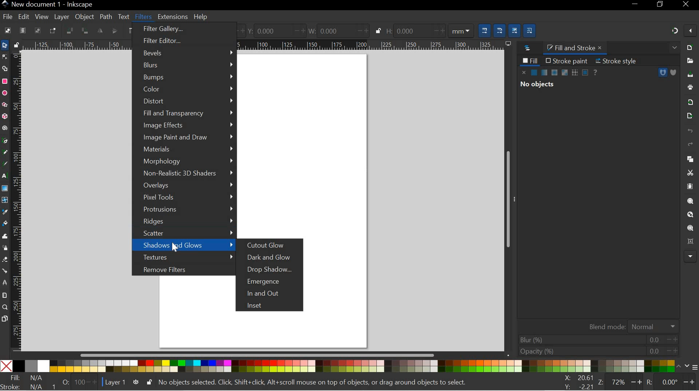 This screenshot has height=391, width=699. Describe the element at coordinates (526, 48) in the screenshot. I see `LAYERS AND OBJECTS` at that location.